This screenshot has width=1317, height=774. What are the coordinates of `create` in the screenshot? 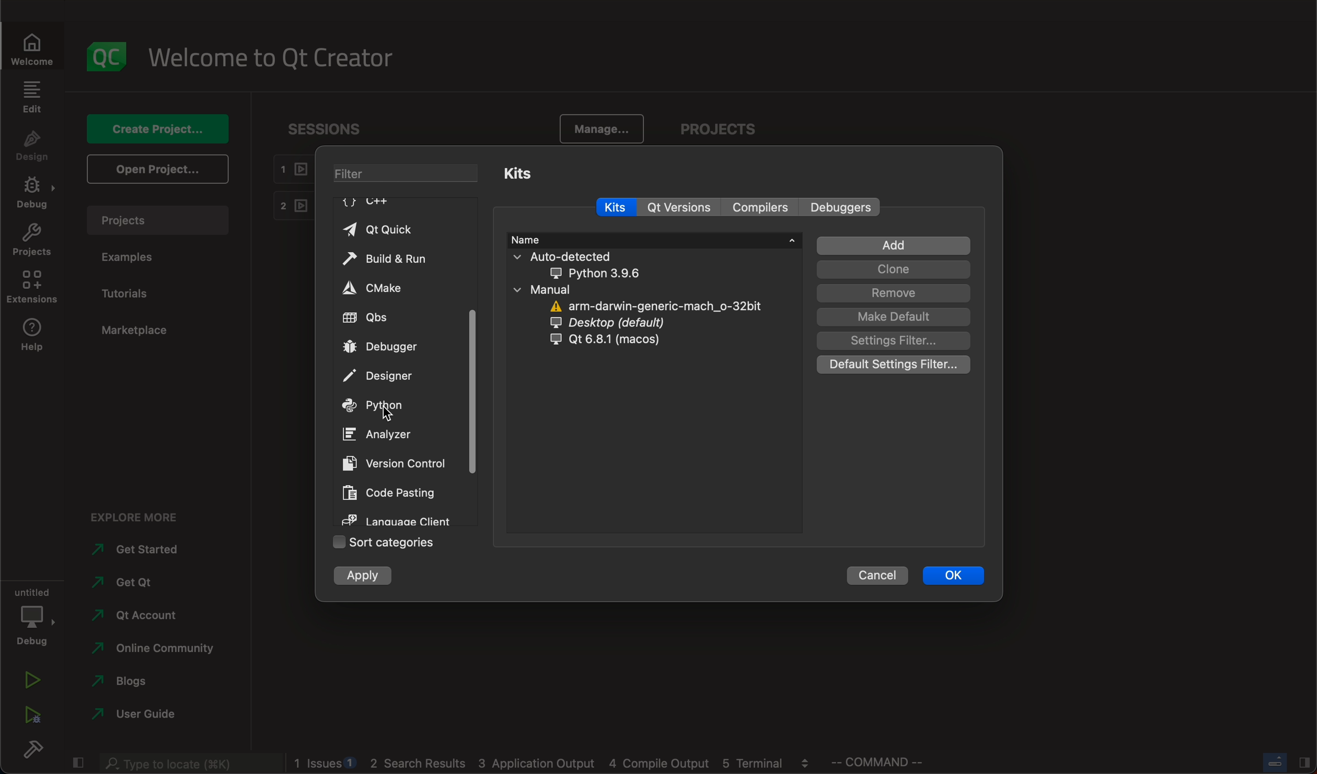 It's located at (155, 128).